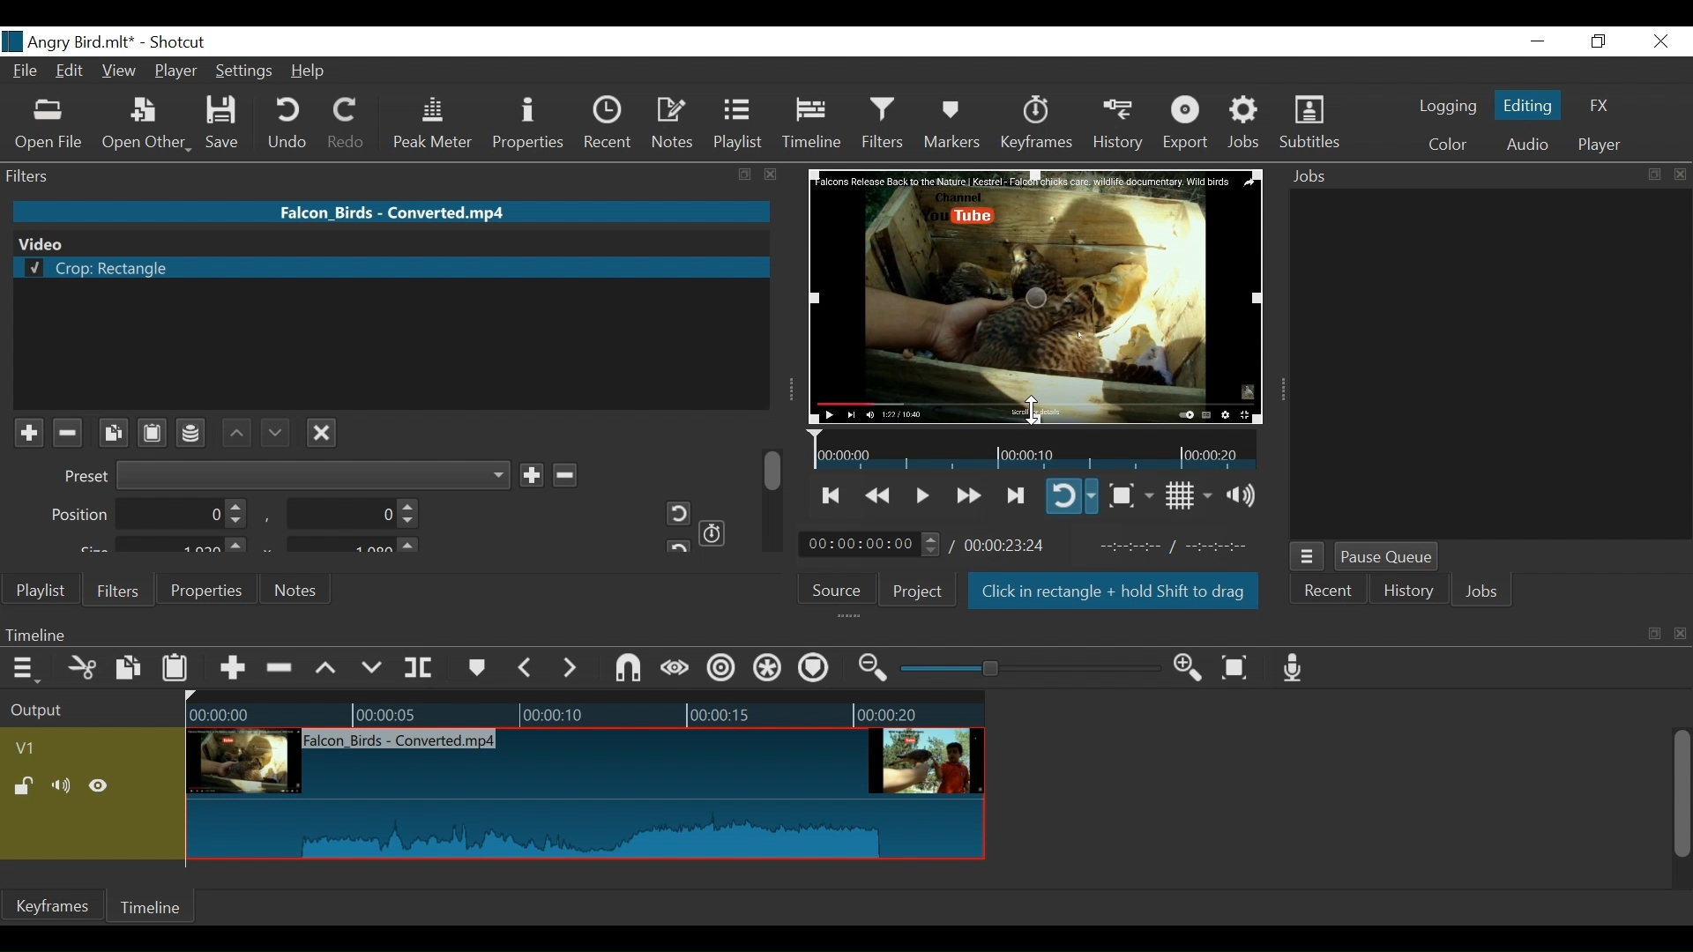  What do you see at coordinates (966, 497) in the screenshot?
I see `play forward quickly` at bounding box center [966, 497].